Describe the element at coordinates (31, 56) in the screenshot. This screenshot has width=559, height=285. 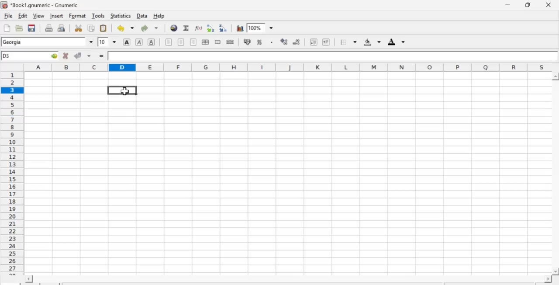
I see `Active cell` at that location.